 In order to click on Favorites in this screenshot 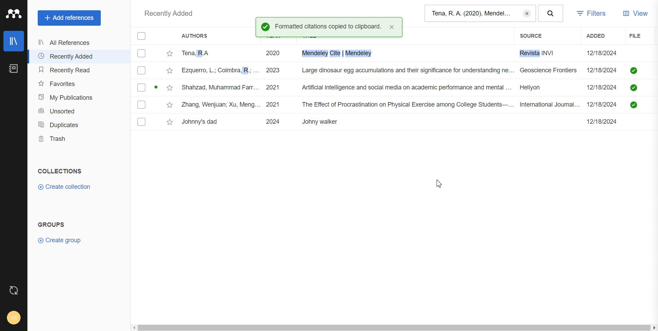, I will do `click(78, 83)`.